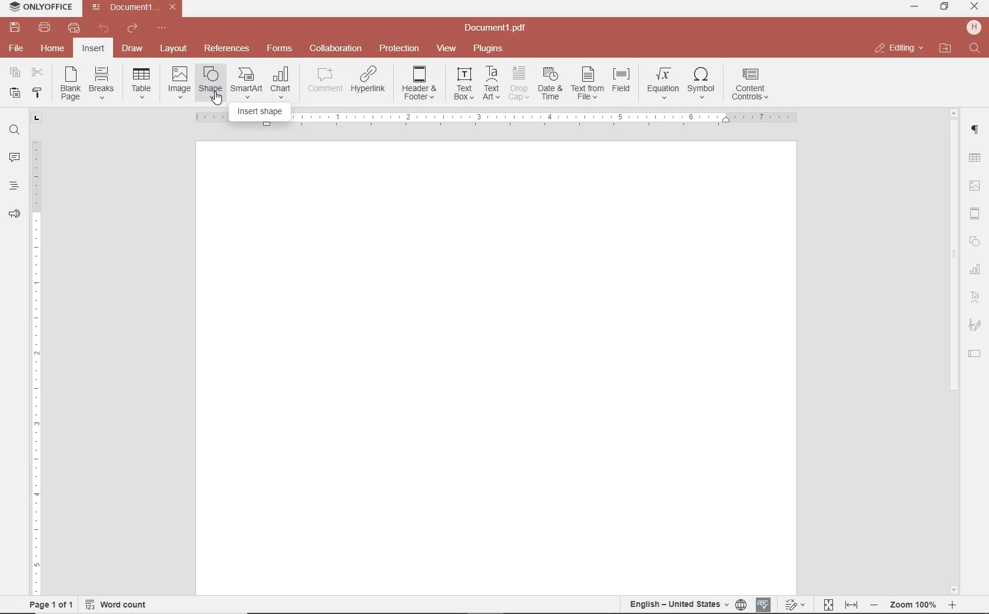  I want to click on scrollbar, so click(952, 351).